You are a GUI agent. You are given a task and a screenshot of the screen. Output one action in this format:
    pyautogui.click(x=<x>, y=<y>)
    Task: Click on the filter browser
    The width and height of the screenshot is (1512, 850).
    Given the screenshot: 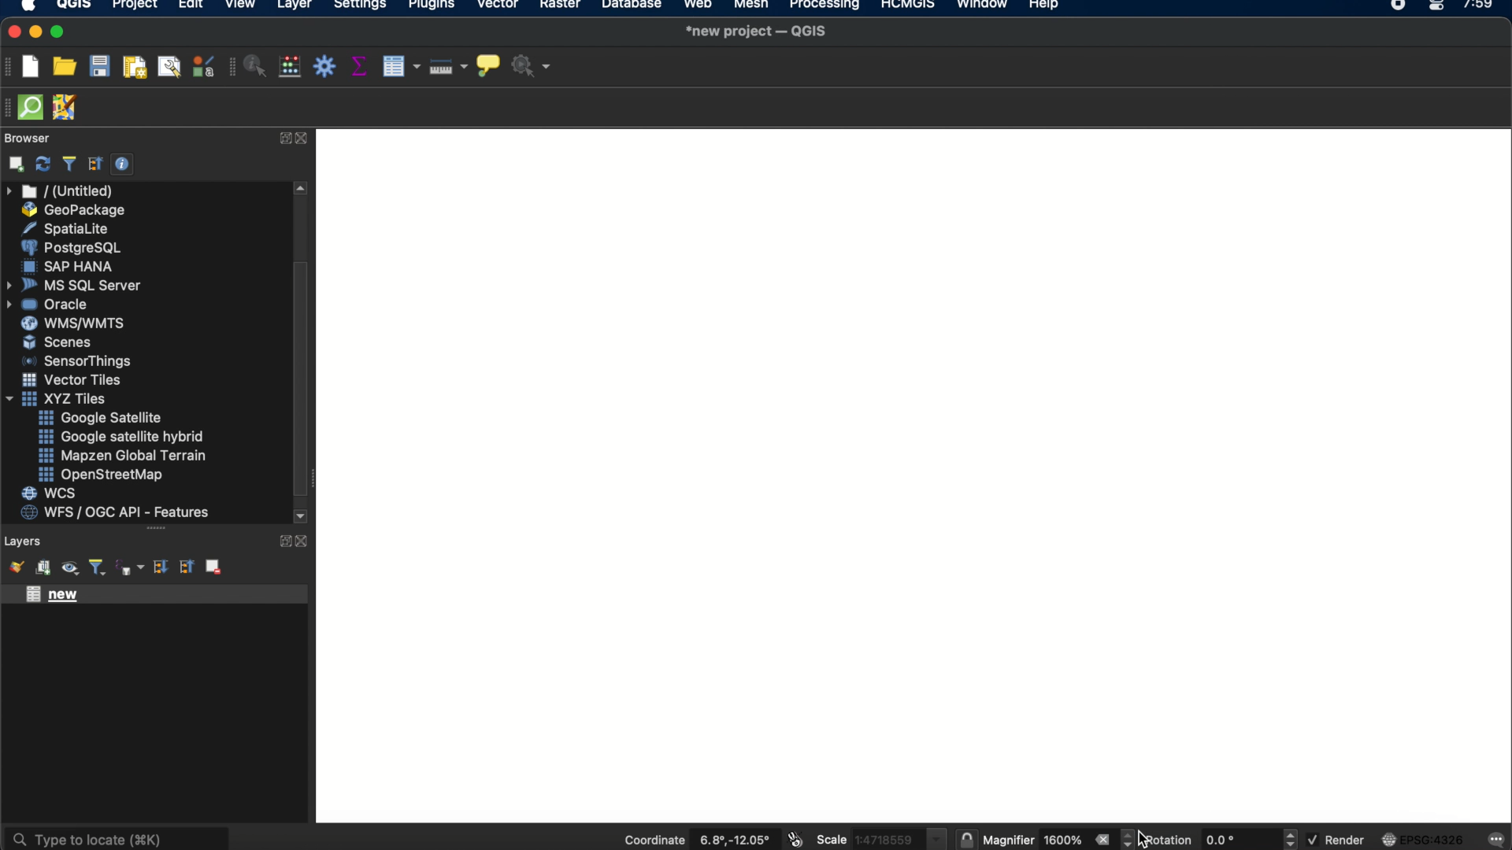 What is the action you would take?
    pyautogui.click(x=69, y=164)
    